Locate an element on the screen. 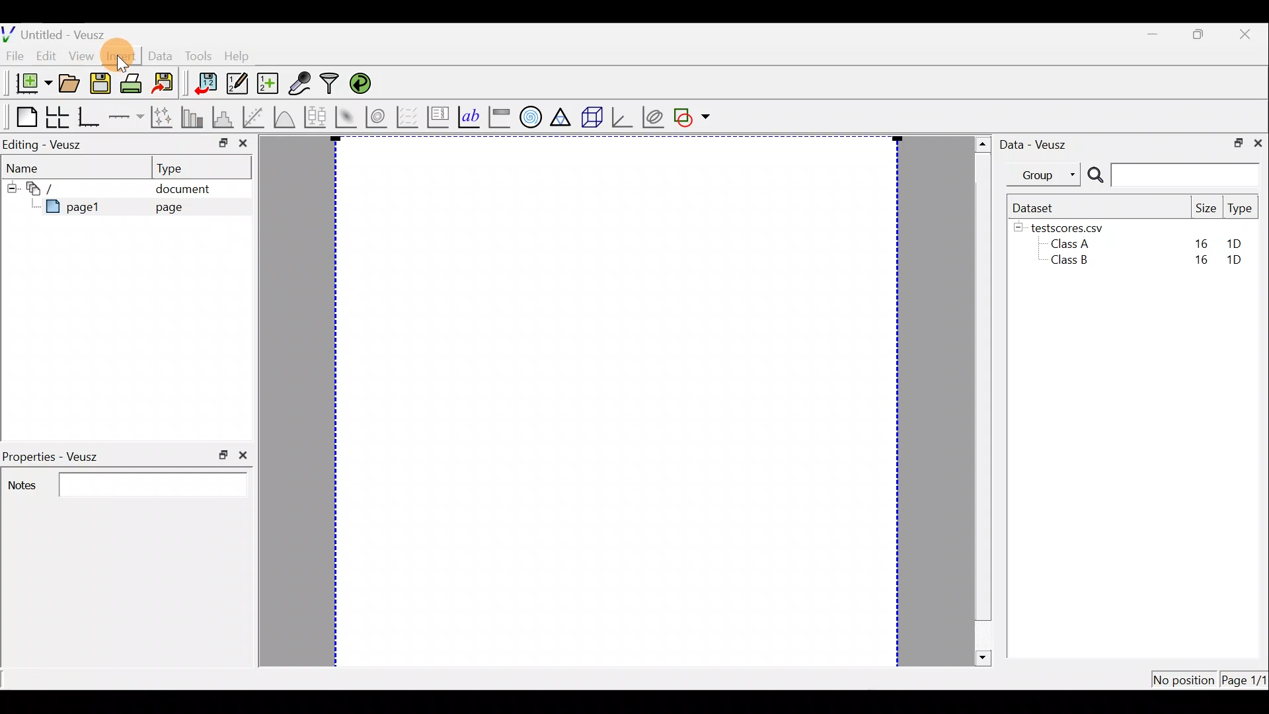 The height and width of the screenshot is (714, 1269). 16 is located at coordinates (1198, 263).